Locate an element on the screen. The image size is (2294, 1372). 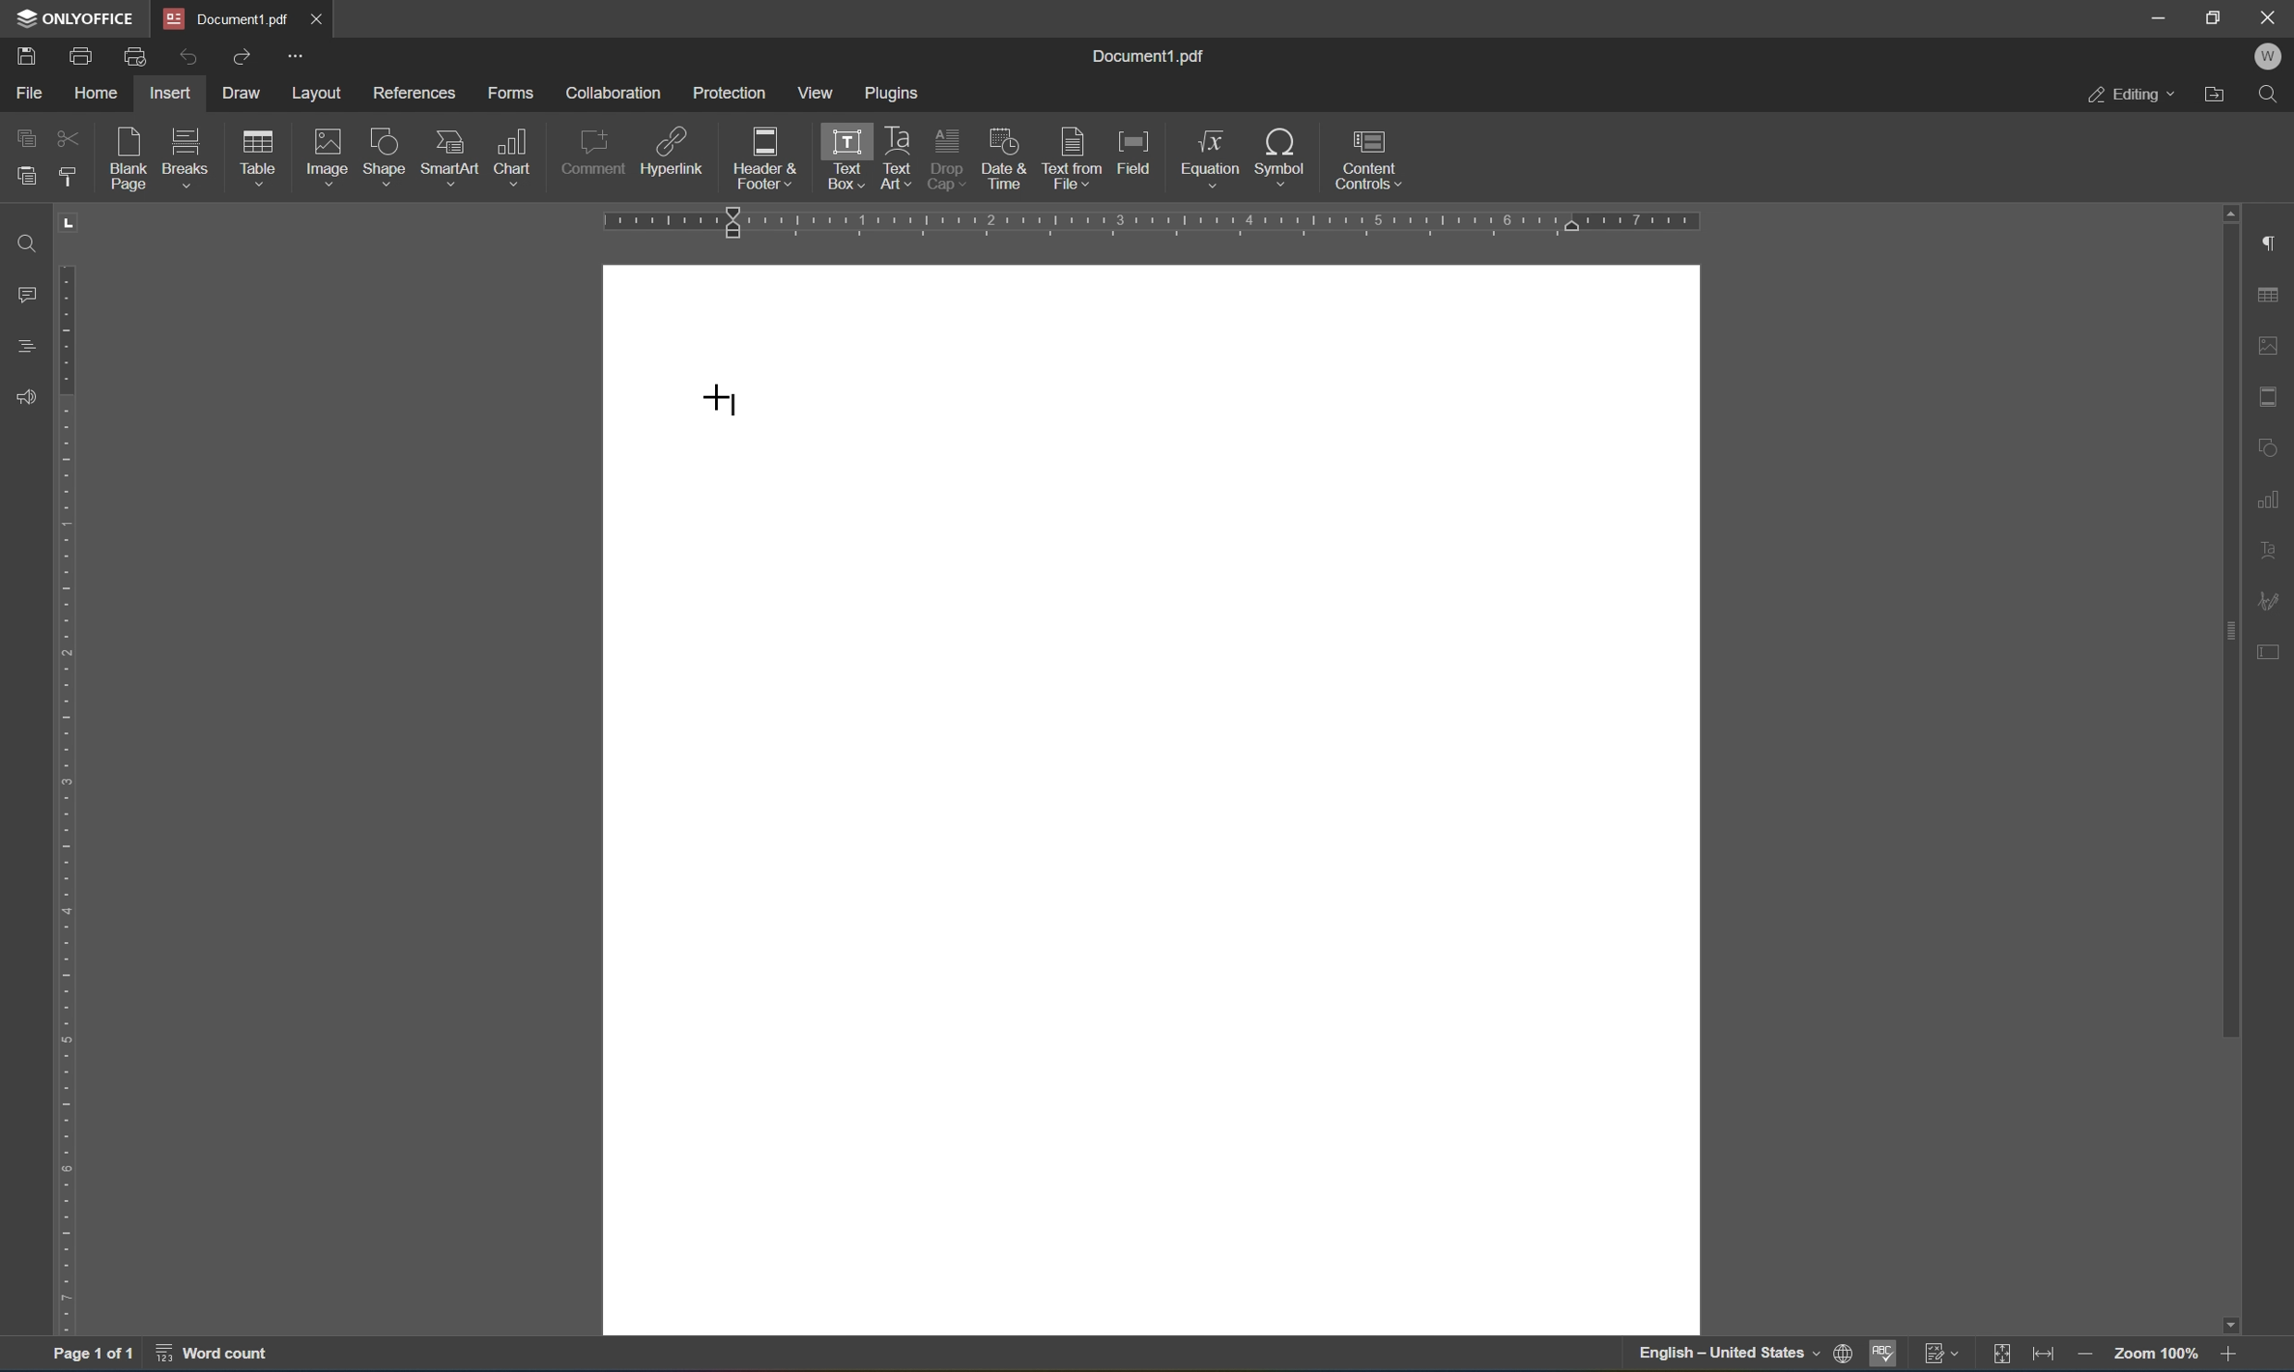
Paragraph settings is located at coordinates (2274, 240).